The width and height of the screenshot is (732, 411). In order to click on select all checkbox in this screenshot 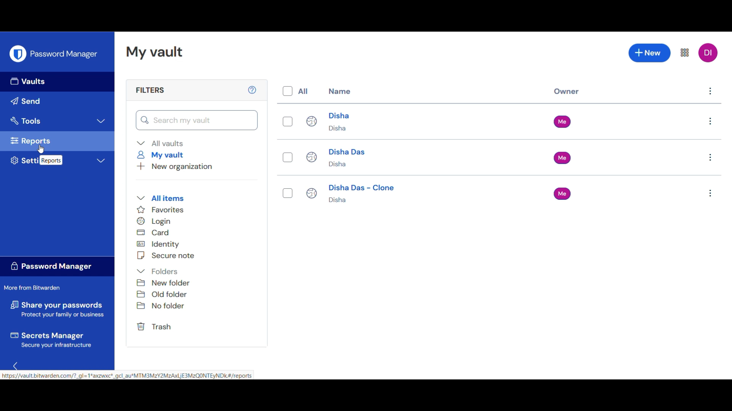, I will do `click(287, 91)`.